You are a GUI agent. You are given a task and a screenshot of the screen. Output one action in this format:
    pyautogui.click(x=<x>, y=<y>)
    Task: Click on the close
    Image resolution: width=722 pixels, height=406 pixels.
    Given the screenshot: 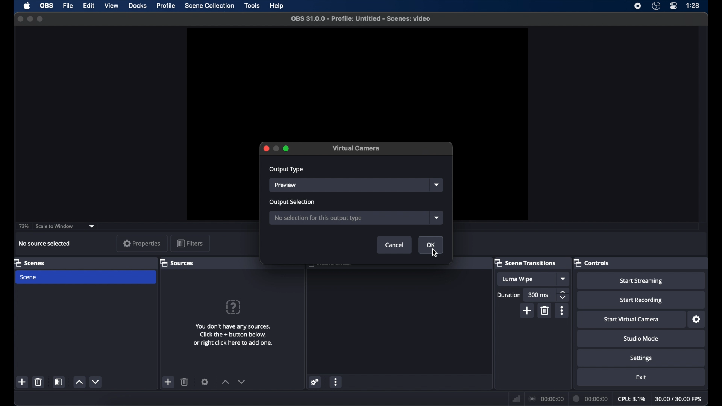 What is the action you would take?
    pyautogui.click(x=20, y=19)
    